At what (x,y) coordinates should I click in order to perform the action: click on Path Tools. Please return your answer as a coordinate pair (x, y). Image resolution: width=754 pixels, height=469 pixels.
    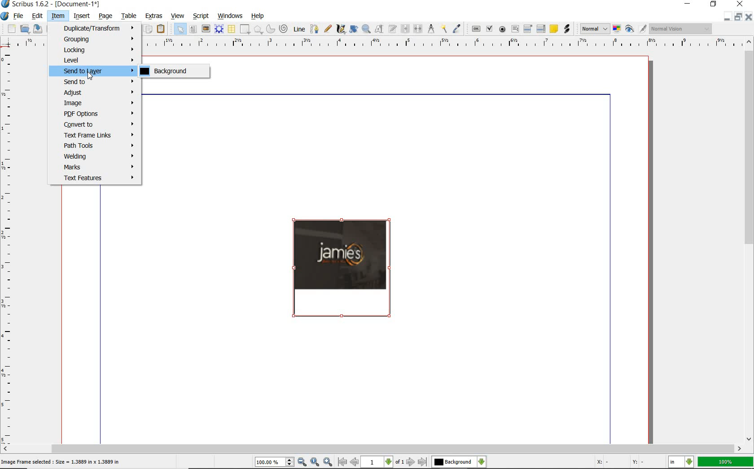
    Looking at the image, I should click on (96, 147).